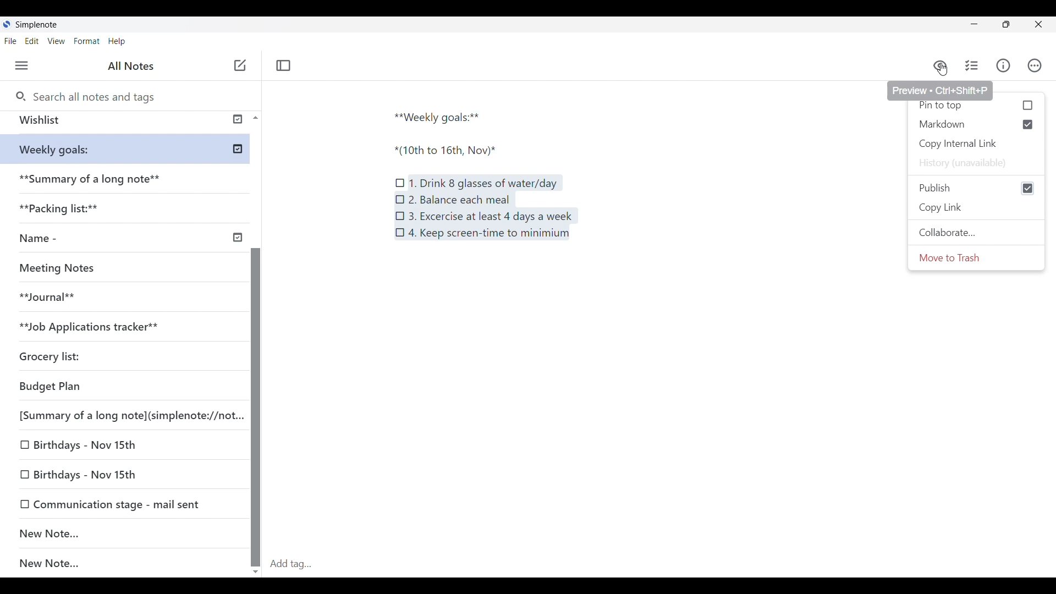  What do you see at coordinates (100, 326) in the screenshot?
I see `**Job Applications tracker**` at bounding box center [100, 326].